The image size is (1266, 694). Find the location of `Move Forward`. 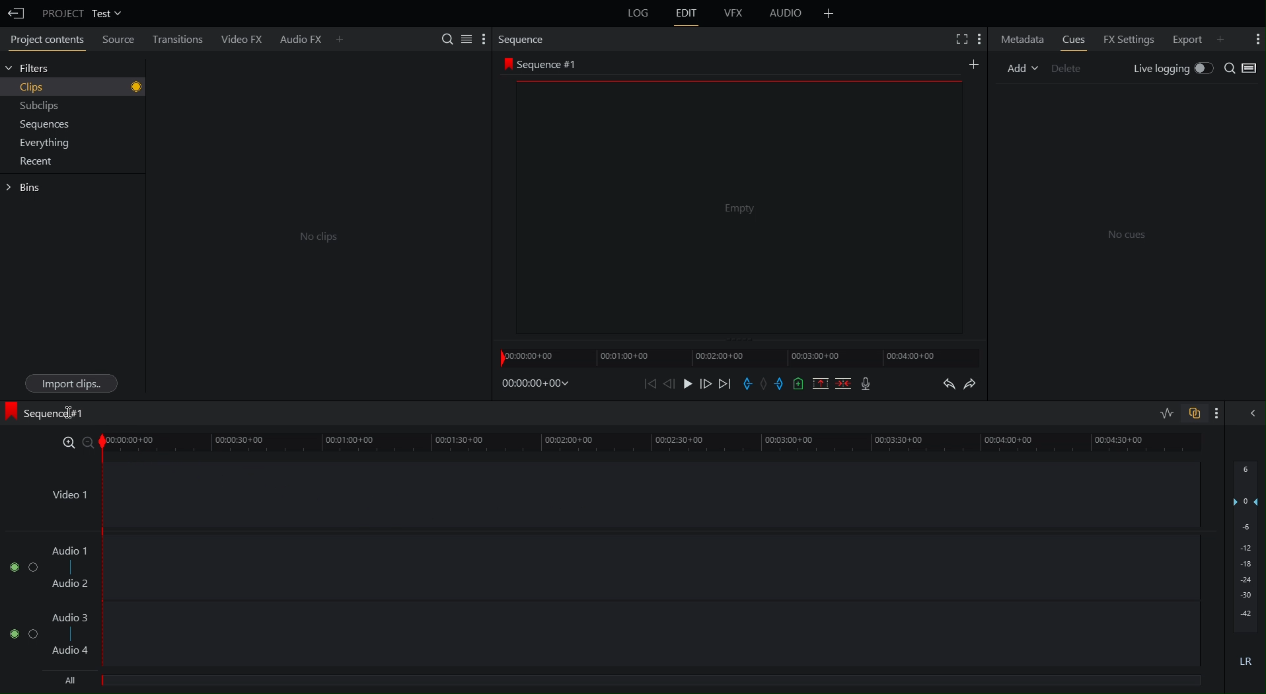

Move Forward is located at coordinates (707, 383).